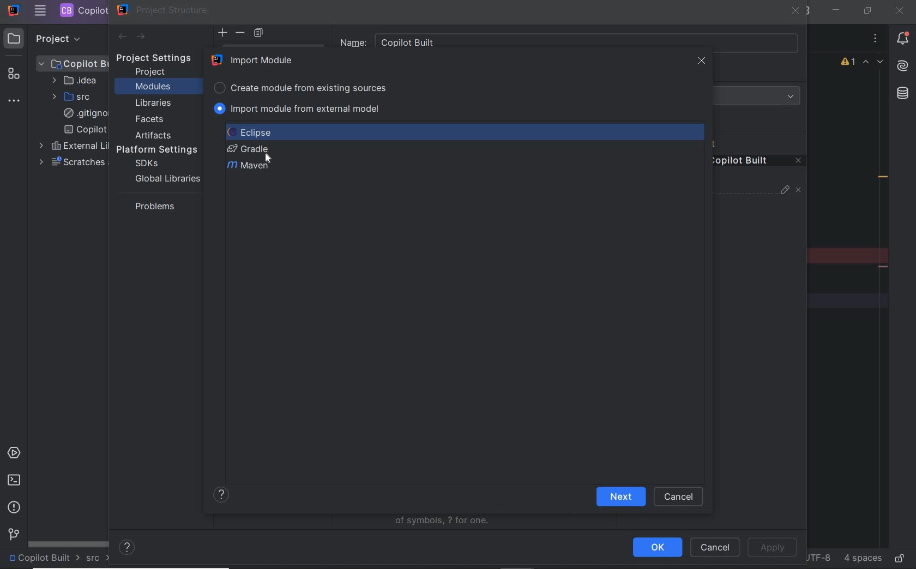 The width and height of the screenshot is (916, 569). What do you see at coordinates (12, 535) in the screenshot?
I see `version control` at bounding box center [12, 535].